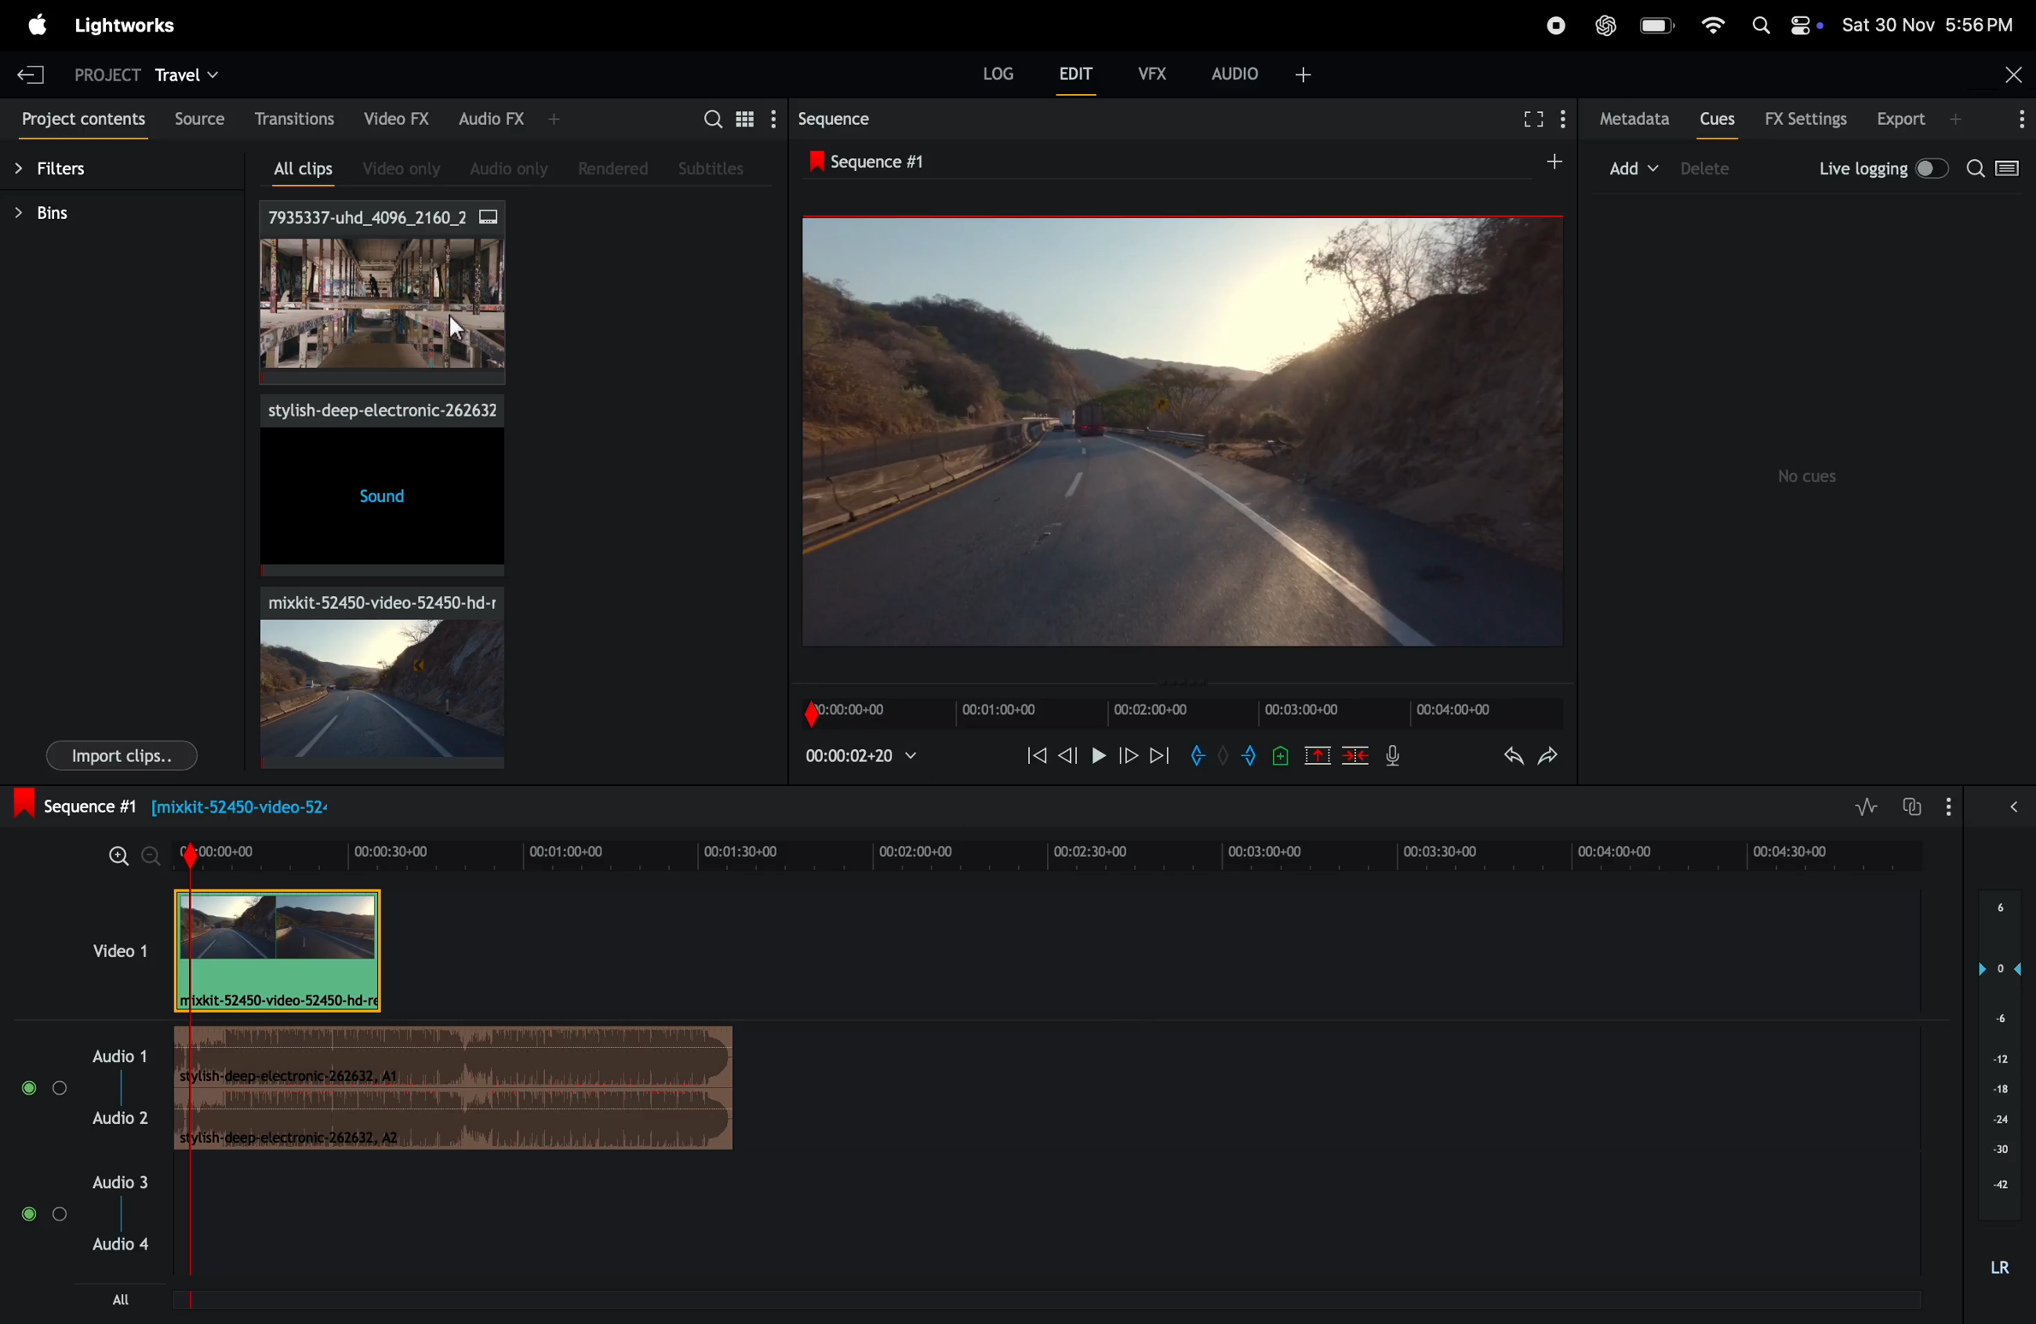  What do you see at coordinates (86, 1236) in the screenshot?
I see `audio 3` at bounding box center [86, 1236].